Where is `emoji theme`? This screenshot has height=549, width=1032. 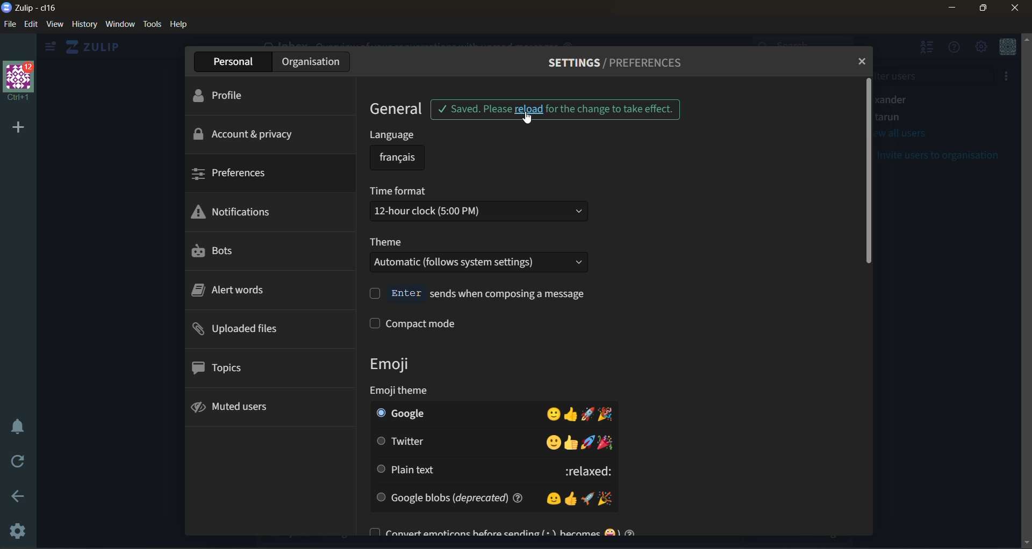 emoji theme is located at coordinates (449, 392).